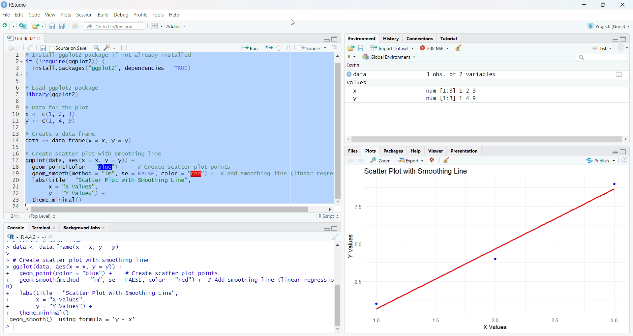 This screenshot has height=336, width=633. Describe the element at coordinates (336, 228) in the screenshot. I see `hide console` at that location.